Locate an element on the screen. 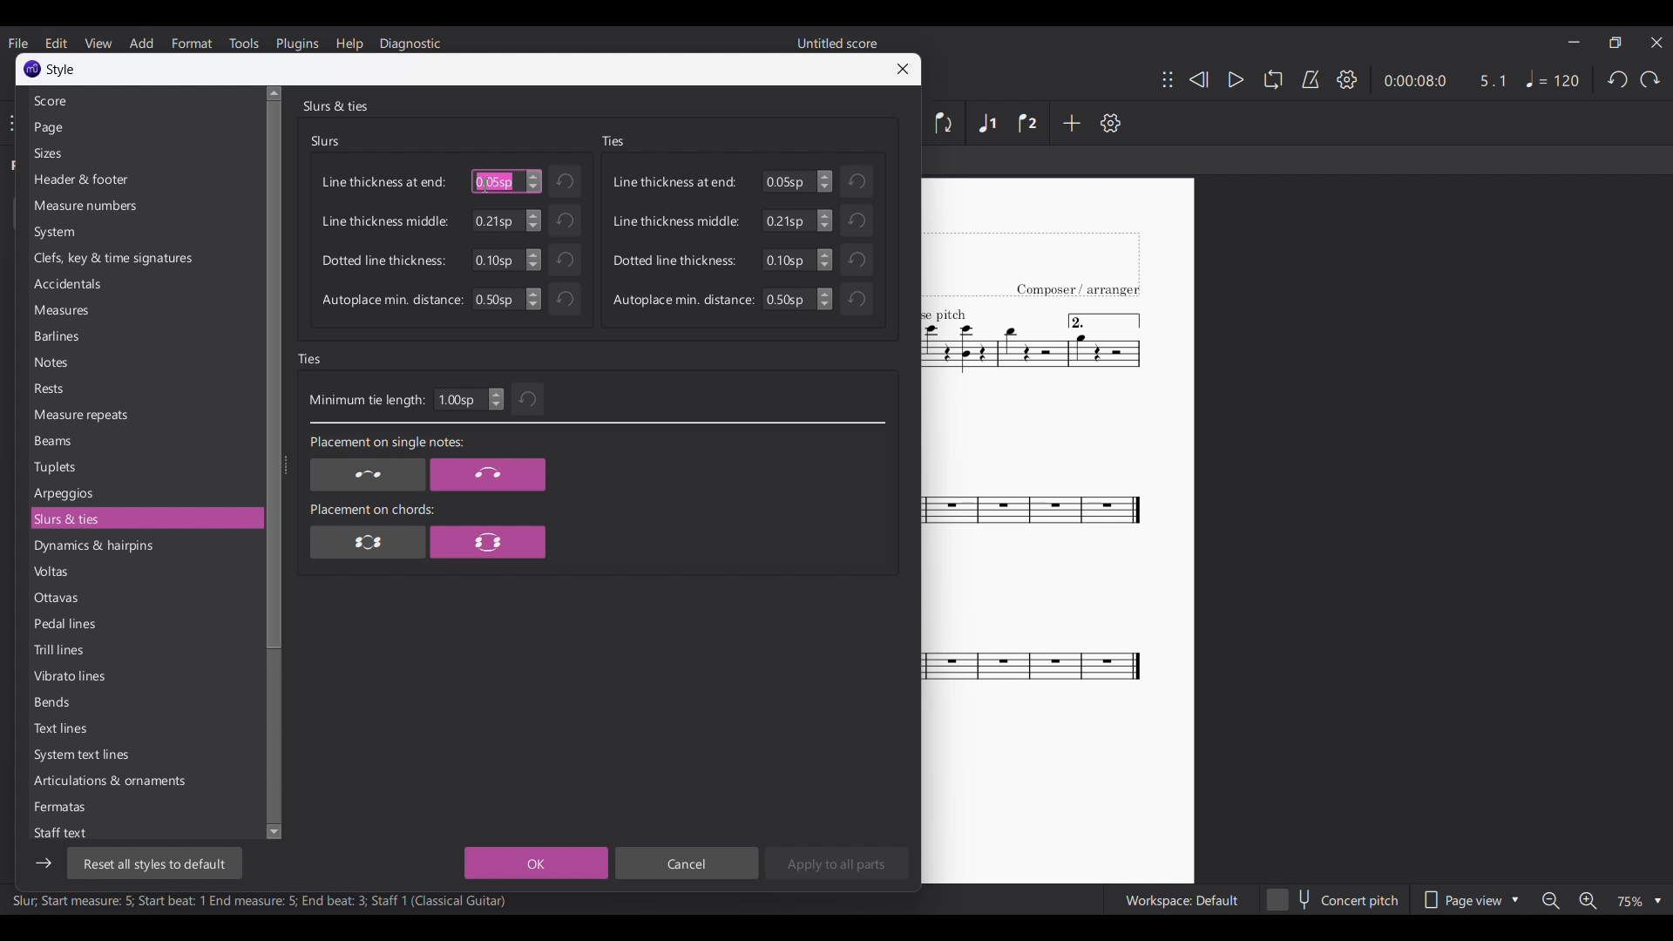 Image resolution: width=1673 pixels, height=941 pixels. Barlines is located at coordinates (144, 335).